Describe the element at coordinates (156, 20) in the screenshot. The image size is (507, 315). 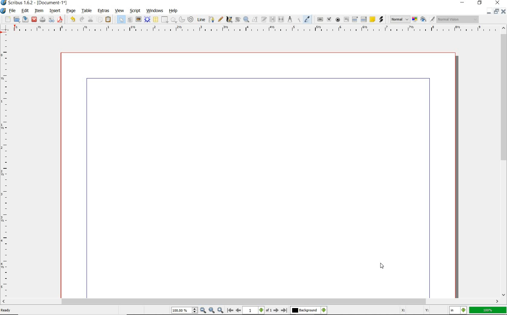
I see `table` at that location.